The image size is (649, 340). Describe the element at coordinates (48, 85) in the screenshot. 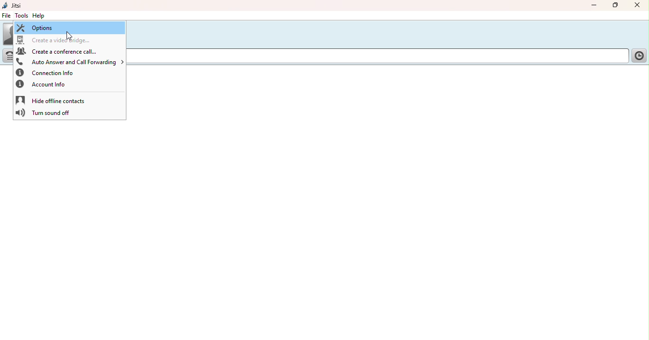

I see `Account Info` at that location.